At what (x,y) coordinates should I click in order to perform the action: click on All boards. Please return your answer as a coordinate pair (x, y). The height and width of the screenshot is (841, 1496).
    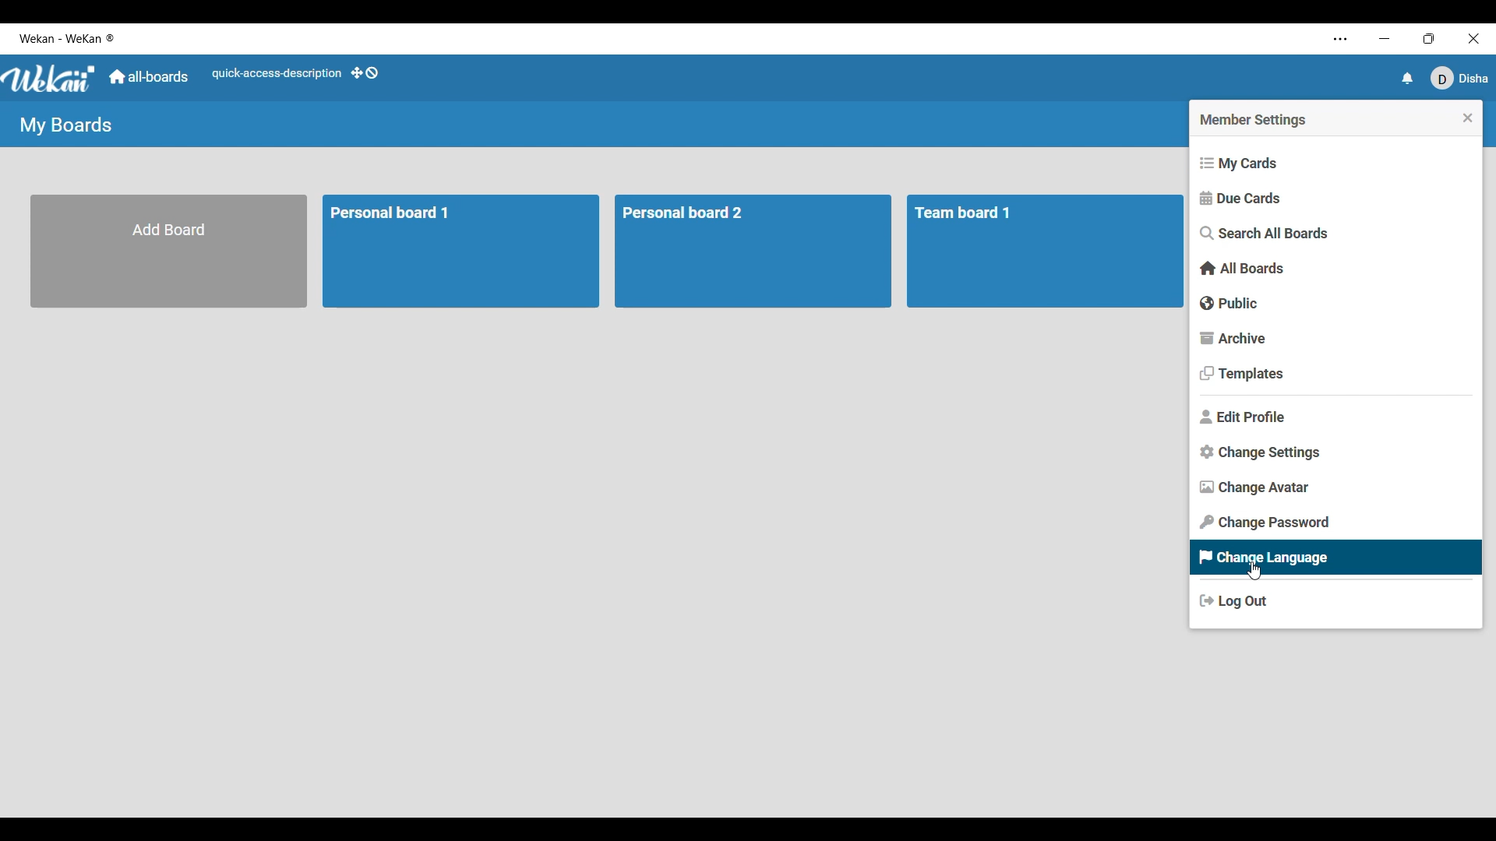
    Looking at the image, I should click on (1334, 268).